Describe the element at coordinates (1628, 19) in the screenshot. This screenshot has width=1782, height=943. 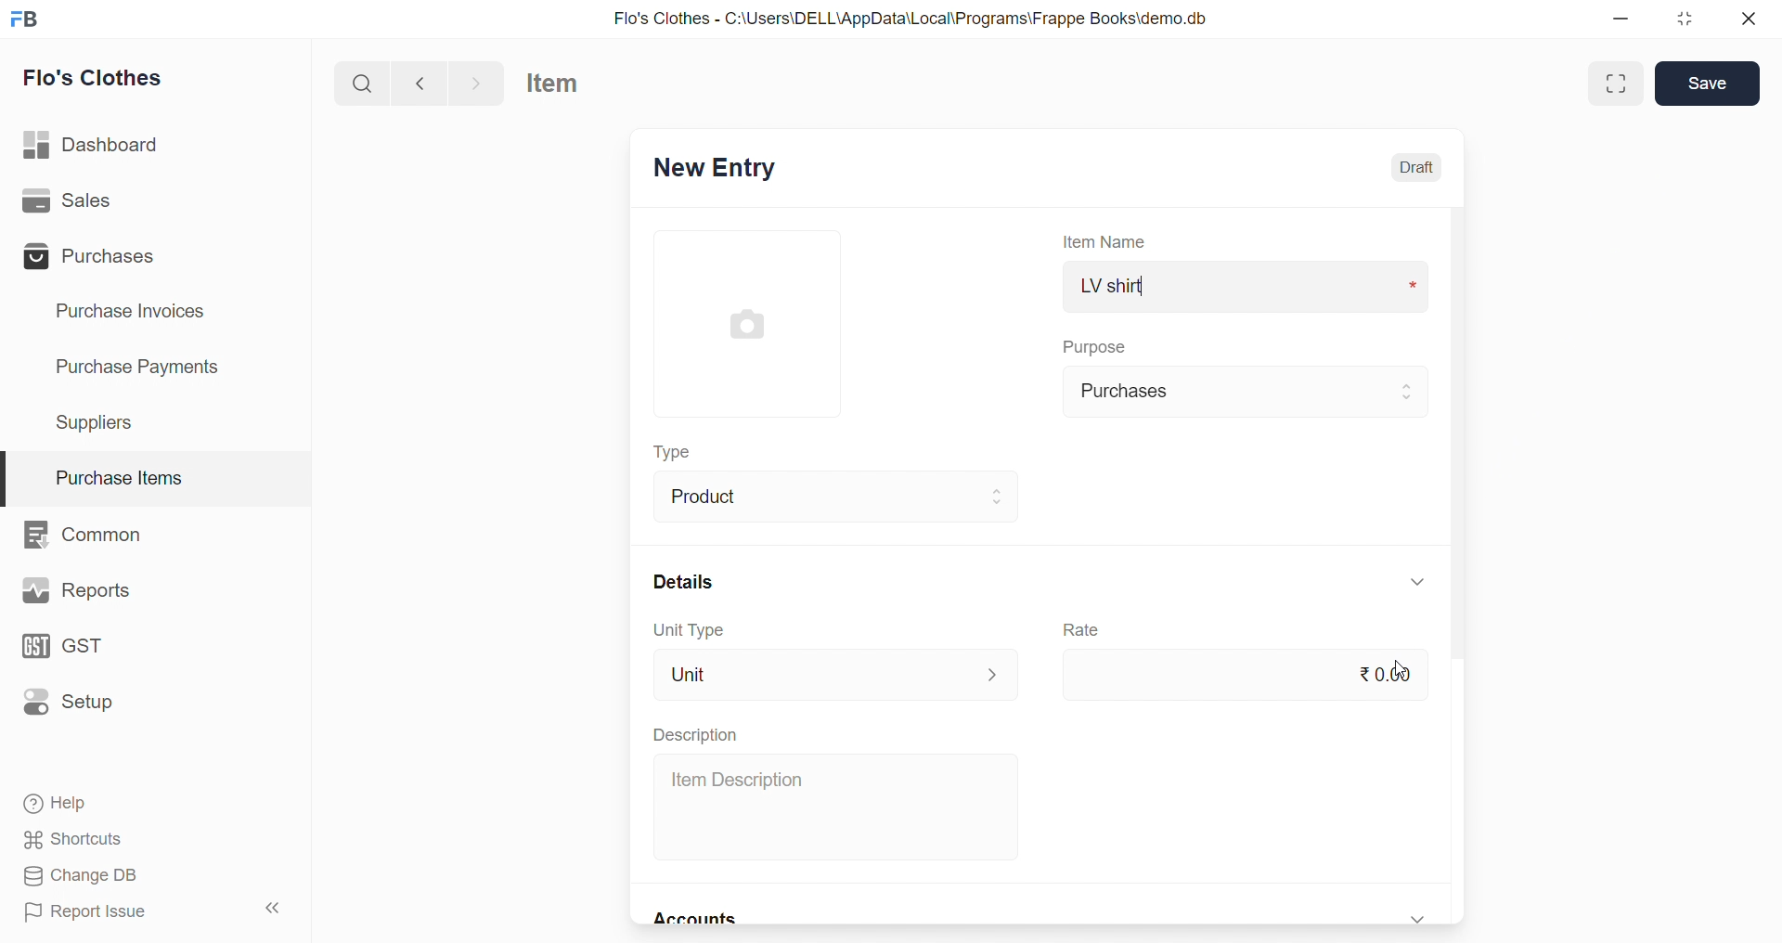
I see `minimize` at that location.